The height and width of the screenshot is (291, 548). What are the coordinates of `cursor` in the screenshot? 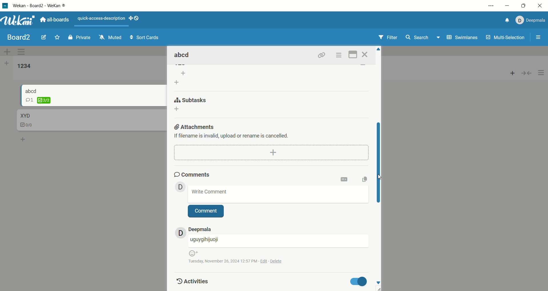 It's located at (378, 177).